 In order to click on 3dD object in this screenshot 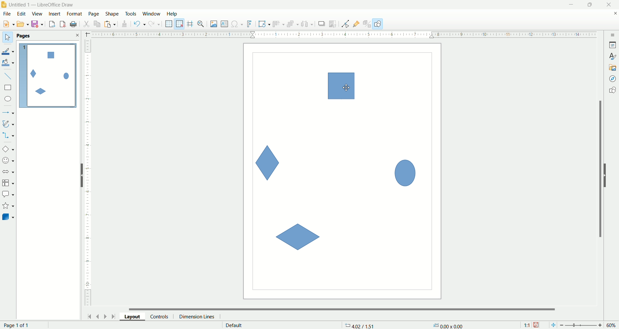, I will do `click(8, 217)`.